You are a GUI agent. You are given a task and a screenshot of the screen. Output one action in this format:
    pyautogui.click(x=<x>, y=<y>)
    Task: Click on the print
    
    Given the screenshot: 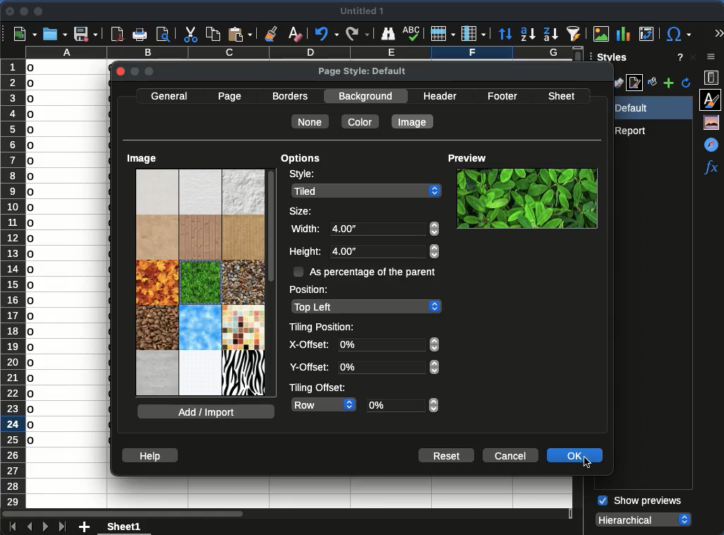 What is the action you would take?
    pyautogui.click(x=140, y=35)
    